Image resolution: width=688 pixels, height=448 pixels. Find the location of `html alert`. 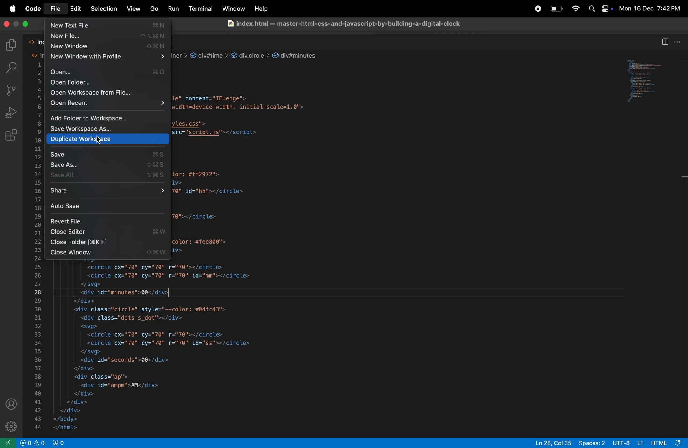

html alert is located at coordinates (667, 443).